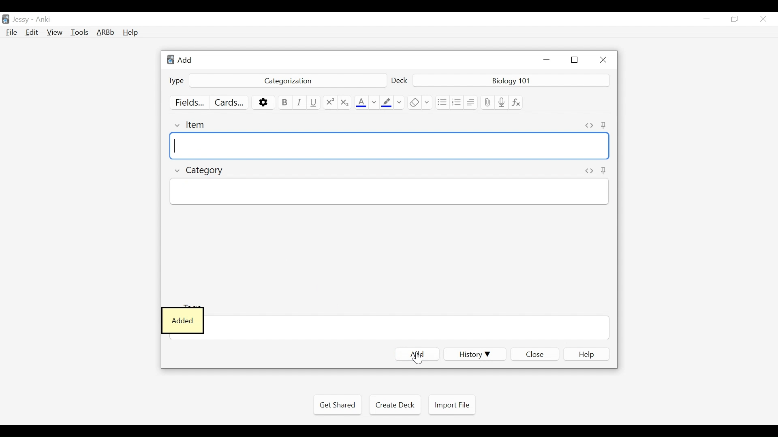 This screenshot has height=437, width=778. Describe the element at coordinates (587, 354) in the screenshot. I see `elp` at that location.